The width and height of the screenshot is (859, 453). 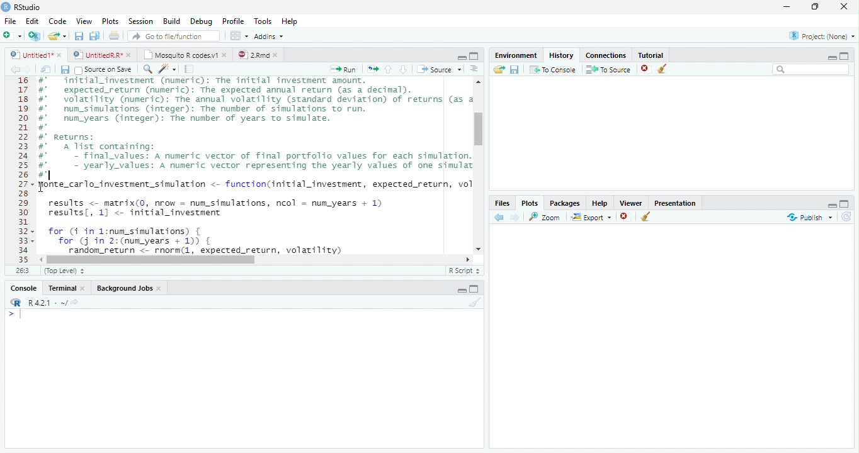 What do you see at coordinates (102, 55) in the screenshot?
I see `styedi® © © Untite` at bounding box center [102, 55].